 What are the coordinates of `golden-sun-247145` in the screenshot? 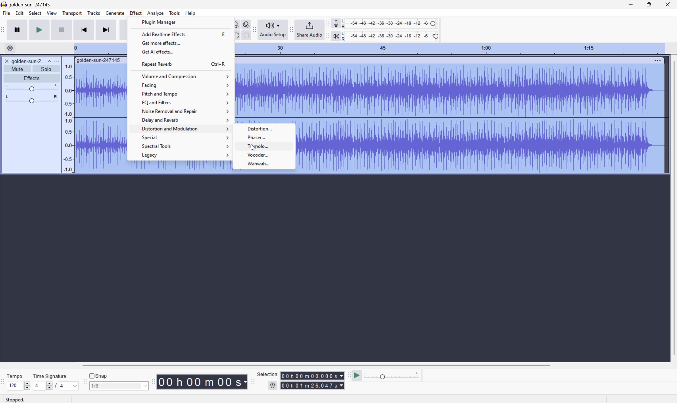 It's located at (99, 61).